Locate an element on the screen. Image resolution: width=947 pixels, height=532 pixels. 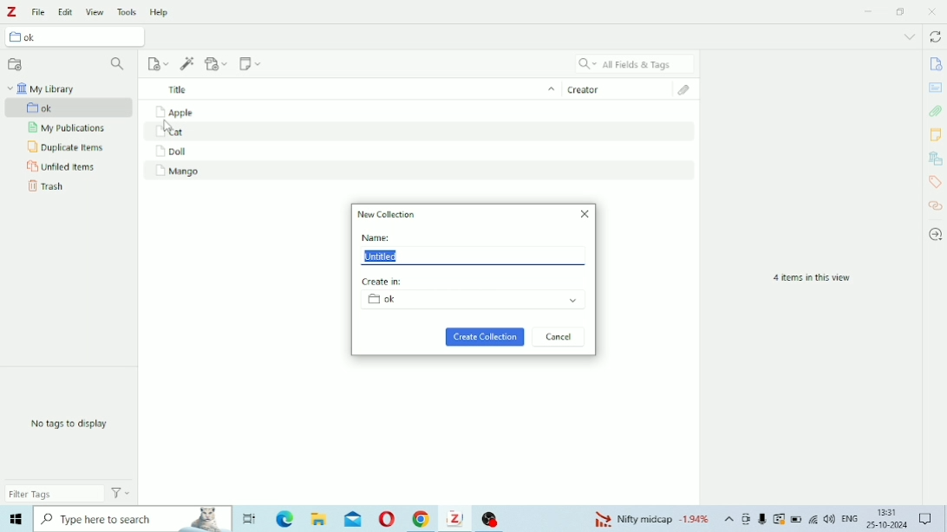
ok is located at coordinates (75, 36).